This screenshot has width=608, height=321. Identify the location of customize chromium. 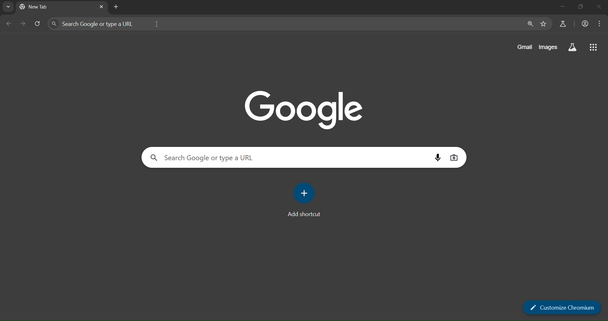
(563, 307).